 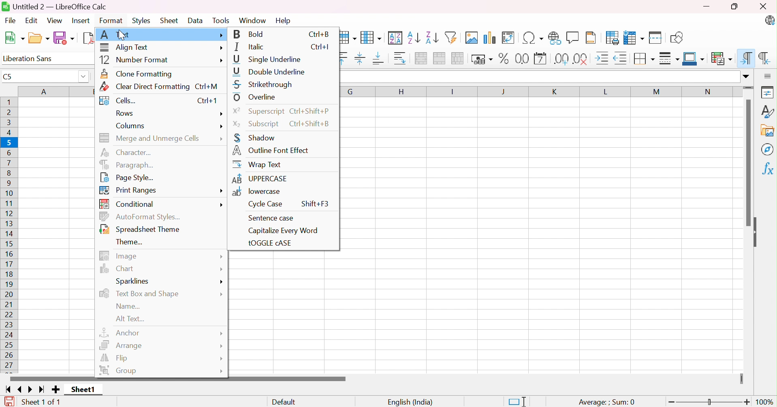 I want to click on Shift+F3, so click(x=314, y=203).